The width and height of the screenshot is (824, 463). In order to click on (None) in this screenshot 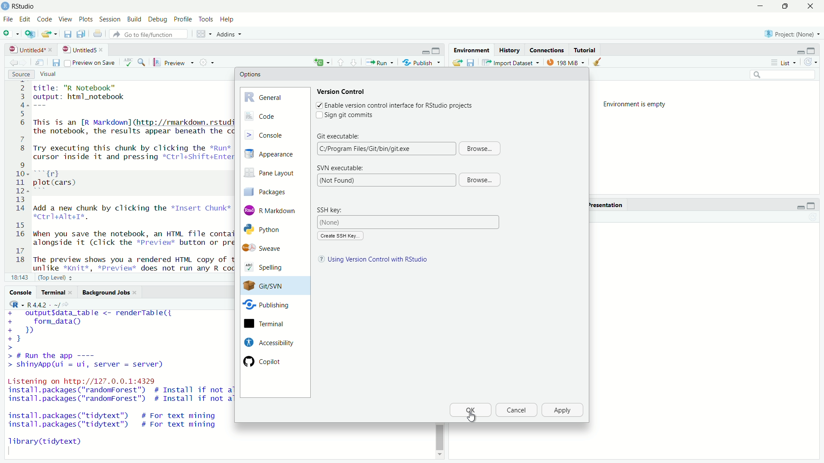, I will do `click(409, 222)`.